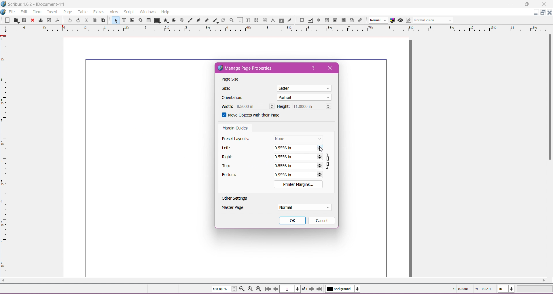  What do you see at coordinates (103, 20) in the screenshot?
I see `Paste` at bounding box center [103, 20].